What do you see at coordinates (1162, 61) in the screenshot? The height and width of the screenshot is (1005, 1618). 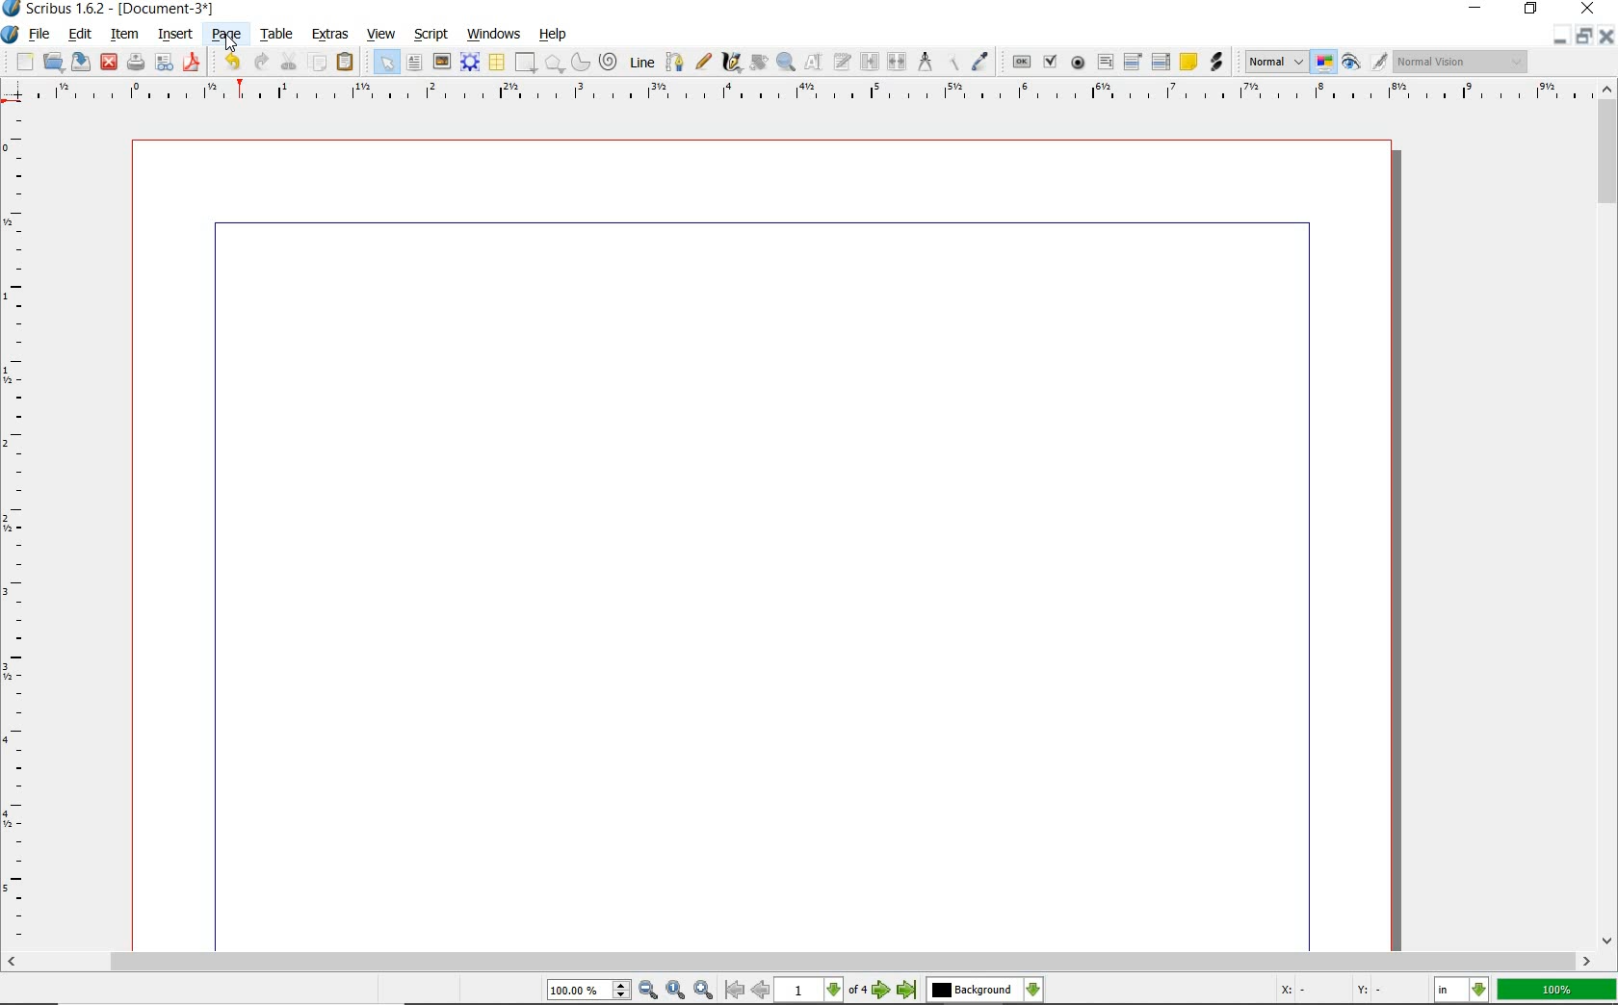 I see `pdf list box` at bounding box center [1162, 61].